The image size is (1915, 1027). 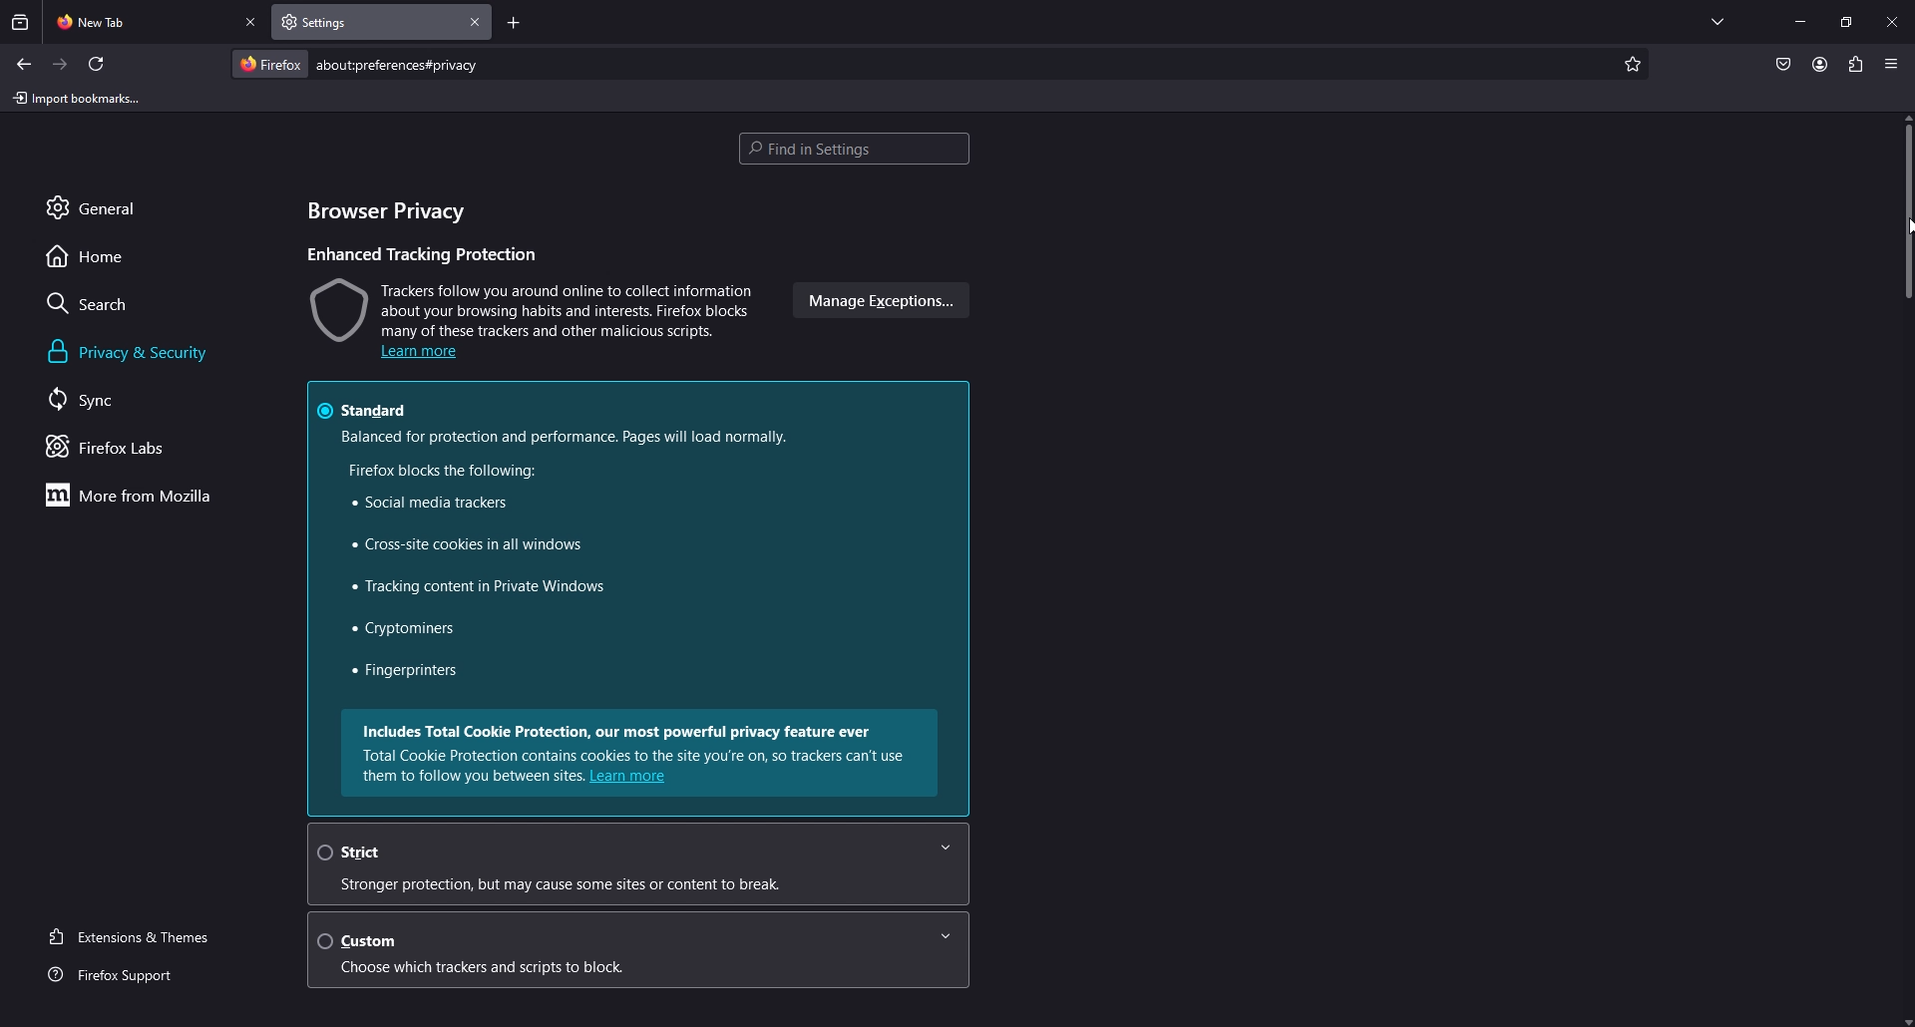 What do you see at coordinates (1890, 63) in the screenshot?
I see `application menu` at bounding box center [1890, 63].